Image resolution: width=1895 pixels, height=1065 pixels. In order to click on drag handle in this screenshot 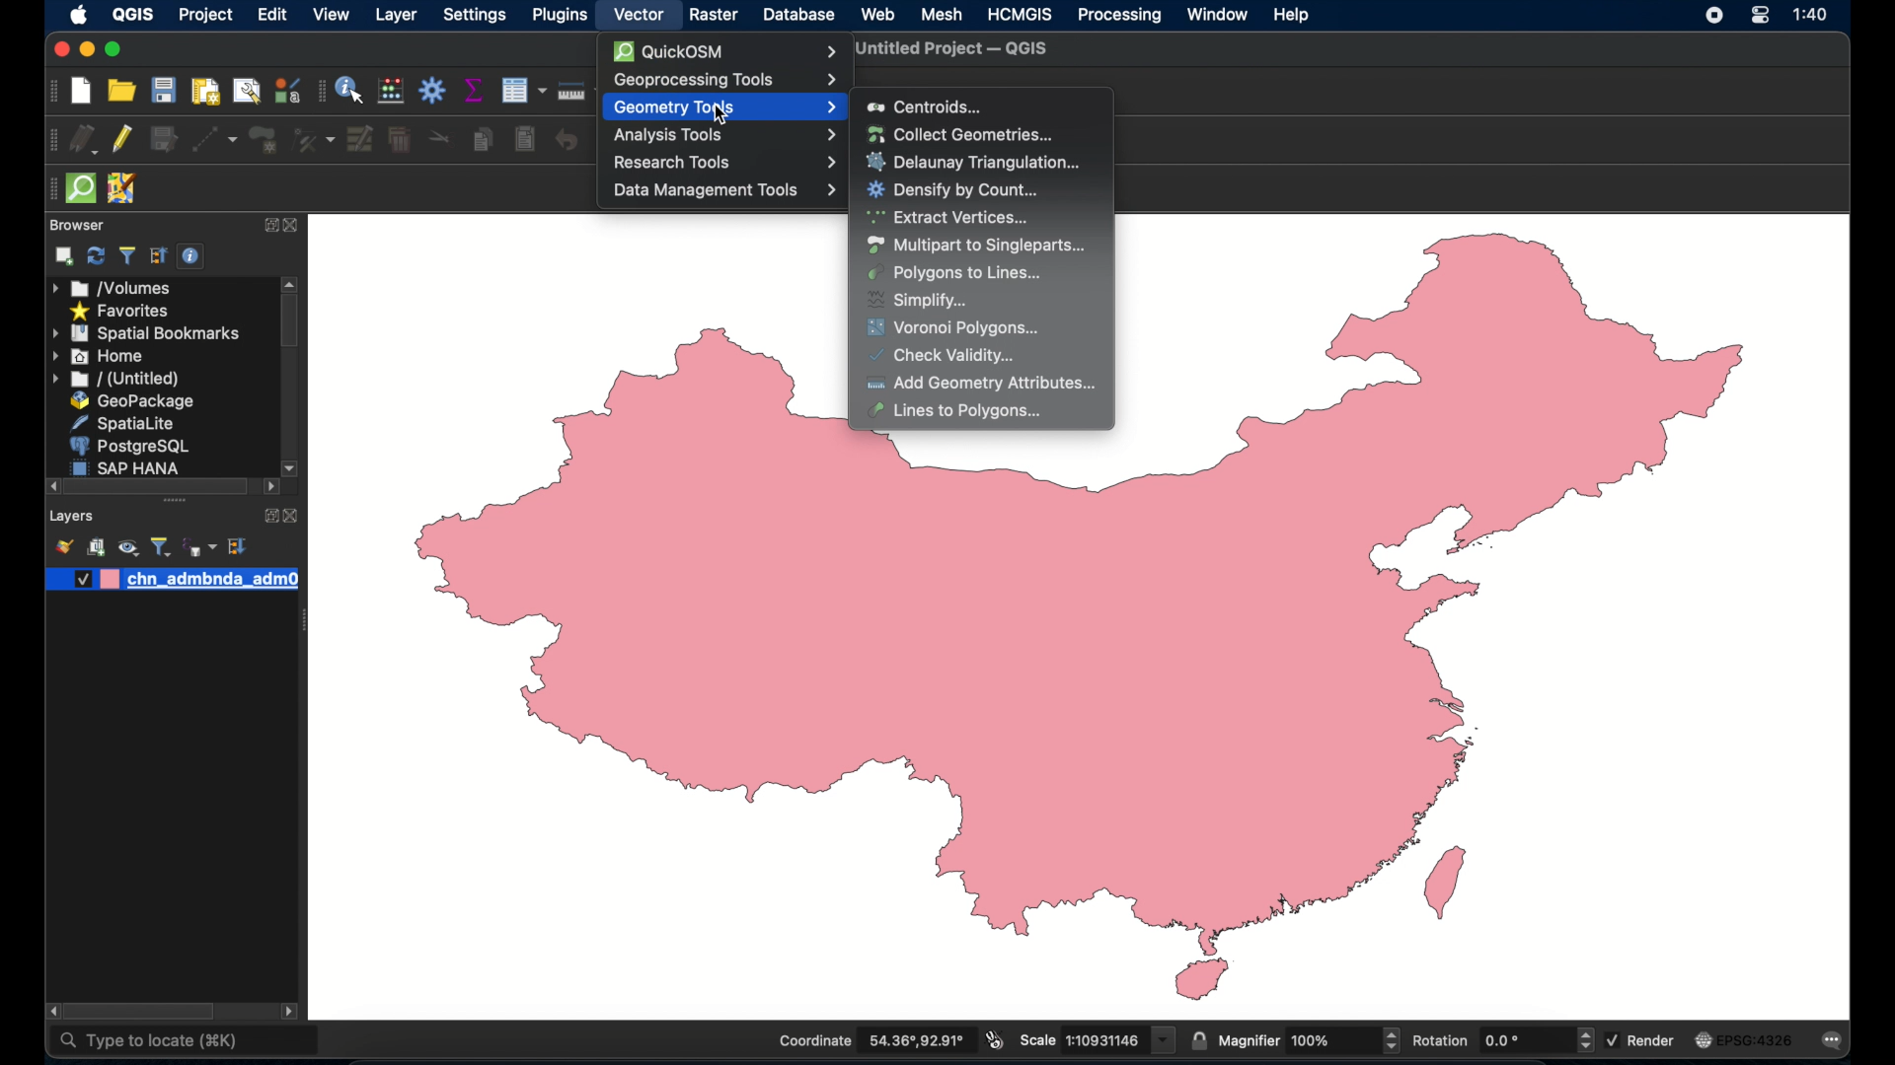, I will do `click(47, 187)`.